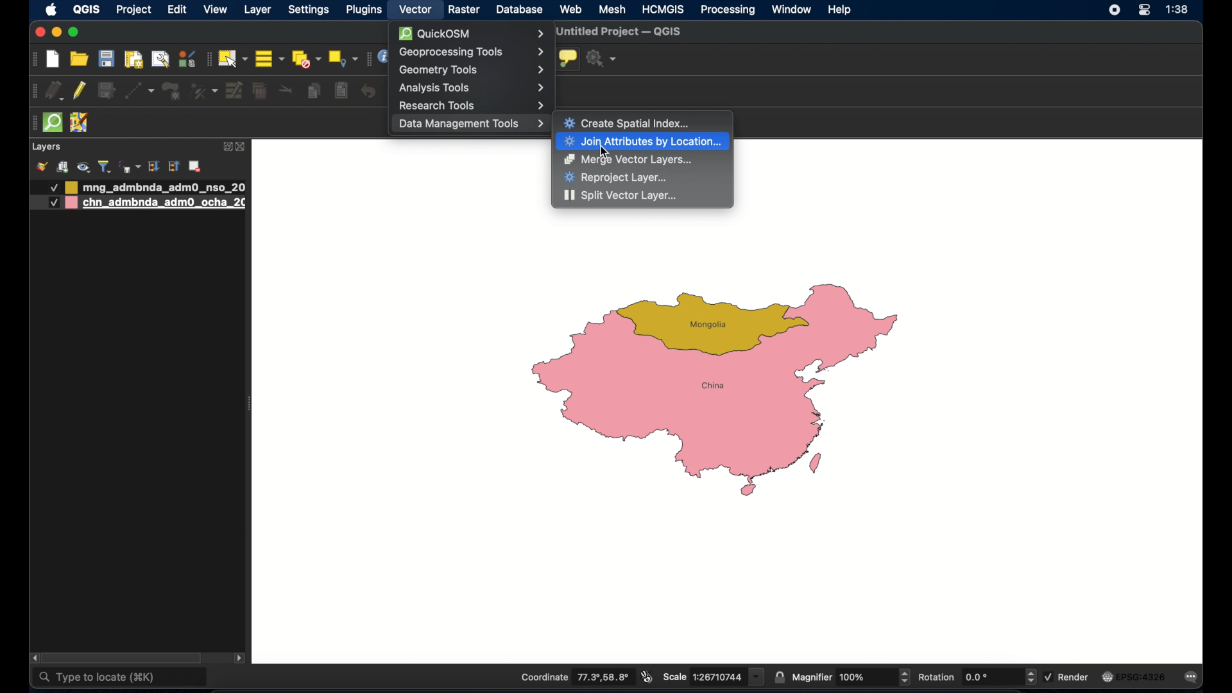 This screenshot has width=1232, height=693. I want to click on collapse, so click(173, 167).